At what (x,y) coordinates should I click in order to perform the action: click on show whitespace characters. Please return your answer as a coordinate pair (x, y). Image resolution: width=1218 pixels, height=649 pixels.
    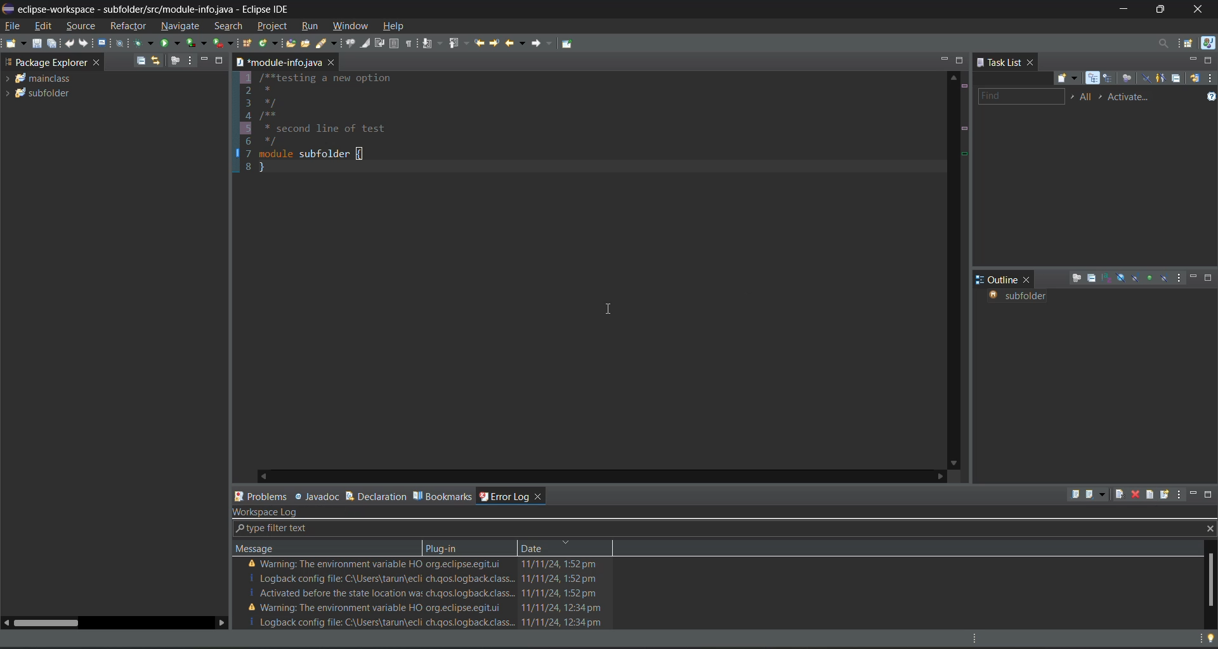
    Looking at the image, I should click on (411, 43).